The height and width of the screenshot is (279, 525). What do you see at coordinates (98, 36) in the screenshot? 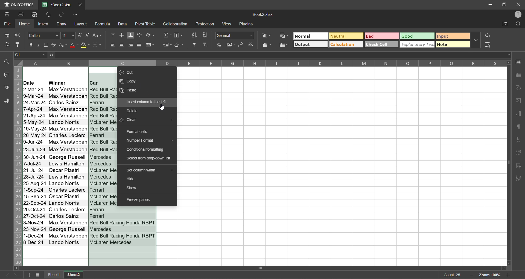
I see `change case` at bounding box center [98, 36].